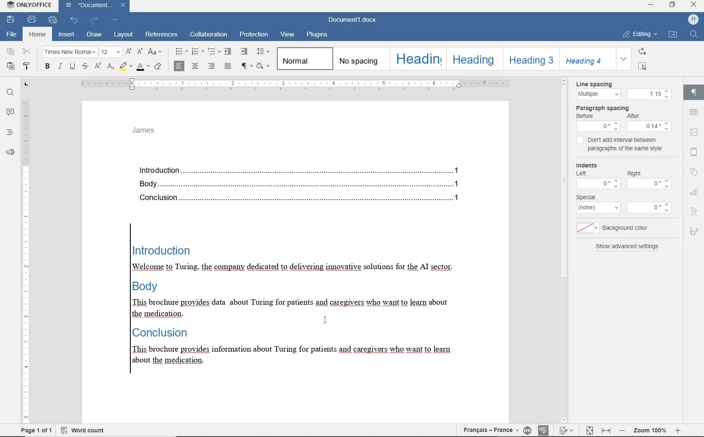  Describe the element at coordinates (678, 431) in the screenshot. I see `zoom in` at that location.